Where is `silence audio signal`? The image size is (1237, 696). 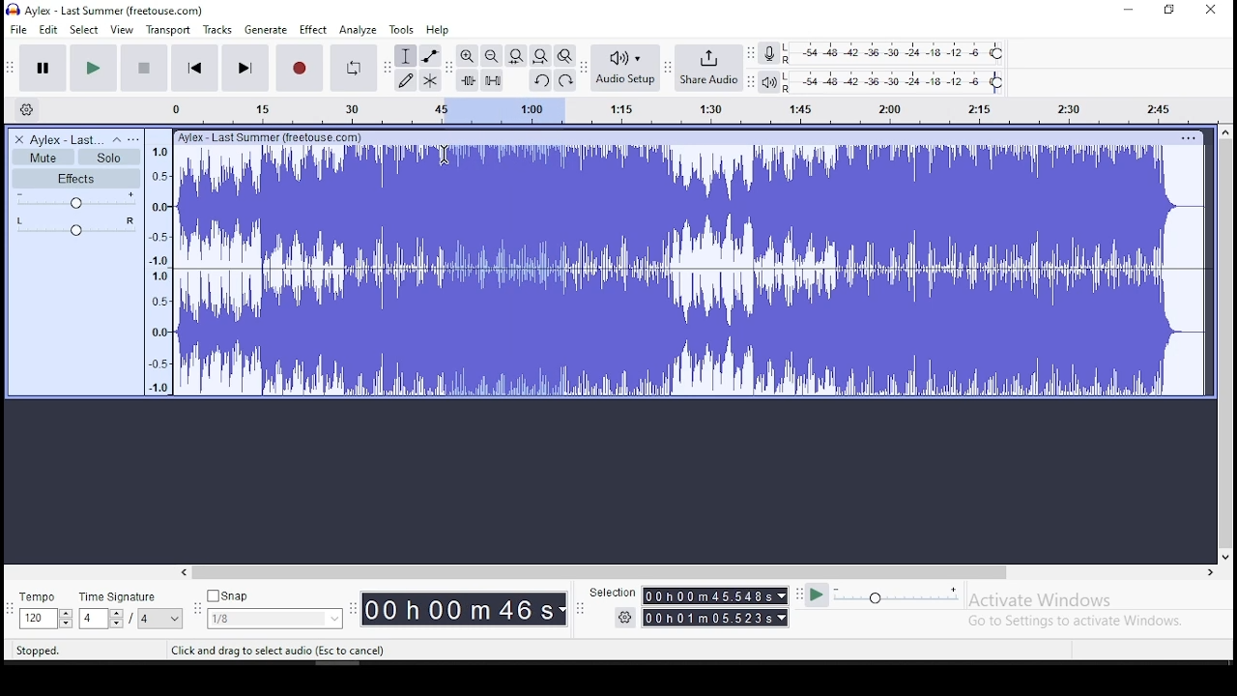
silence audio signal is located at coordinates (492, 78).